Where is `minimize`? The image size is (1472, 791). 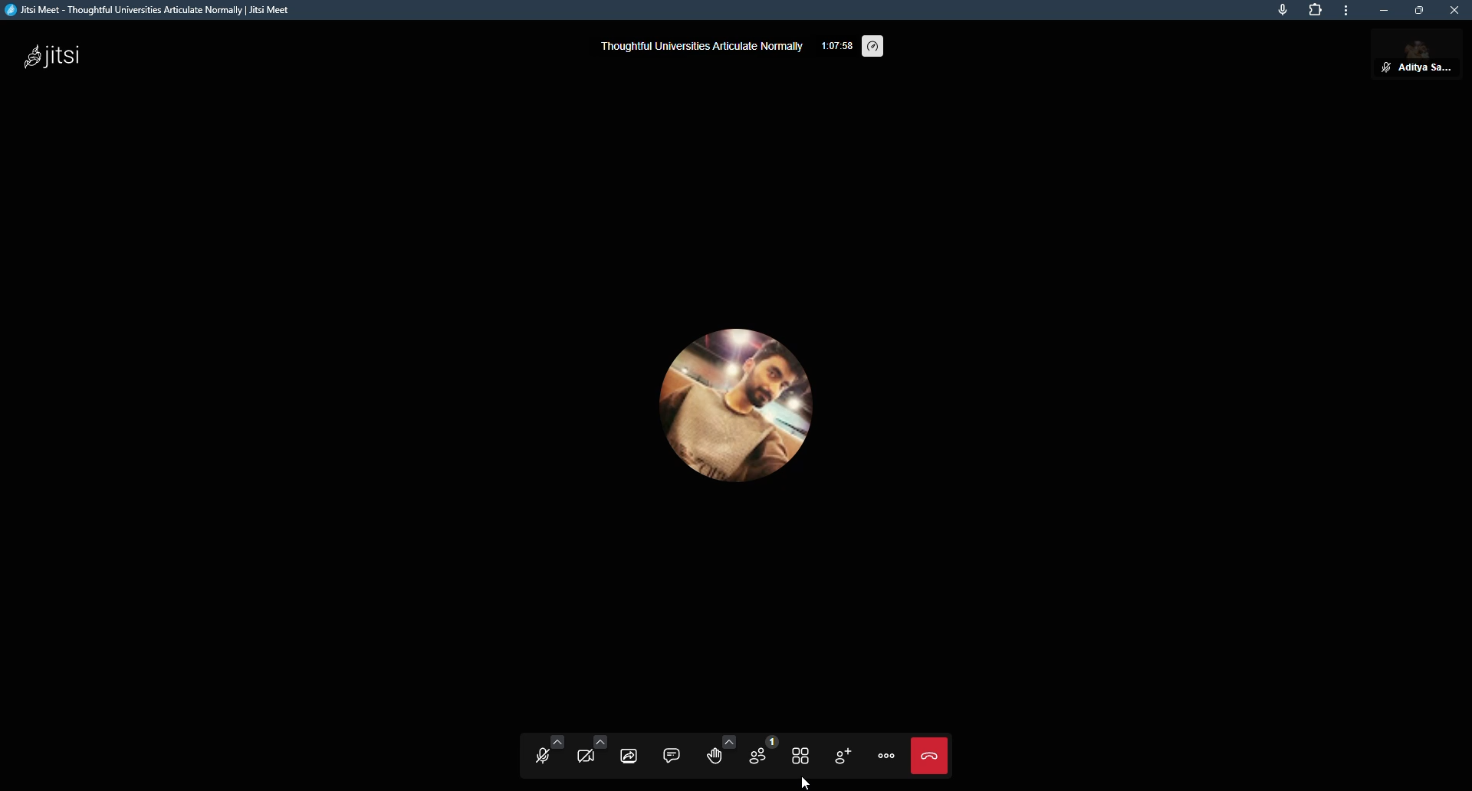 minimize is located at coordinates (1385, 10).